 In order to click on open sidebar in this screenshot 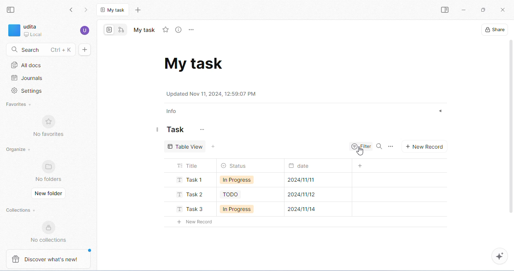, I will do `click(444, 10)`.